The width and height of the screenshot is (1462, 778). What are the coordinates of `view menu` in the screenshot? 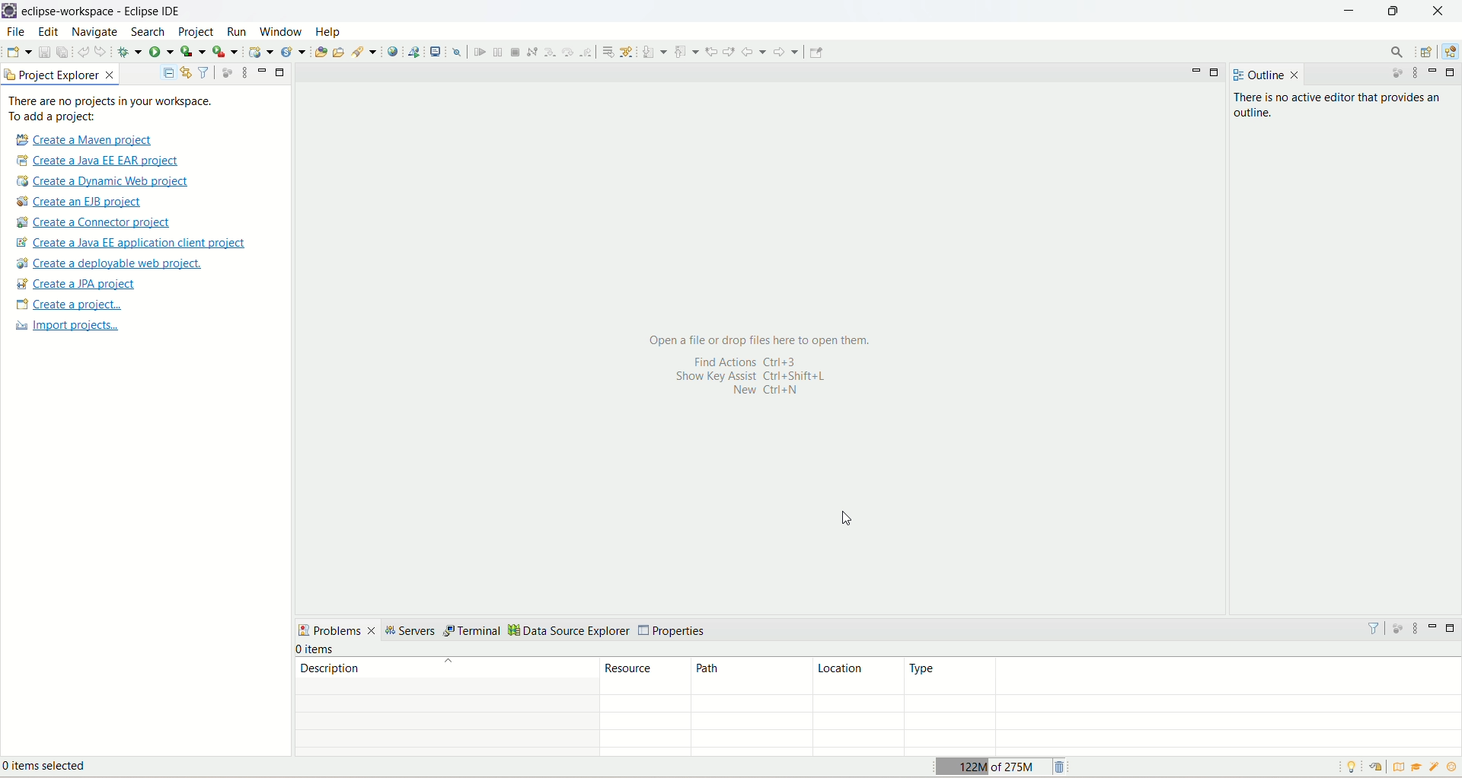 It's located at (241, 74).